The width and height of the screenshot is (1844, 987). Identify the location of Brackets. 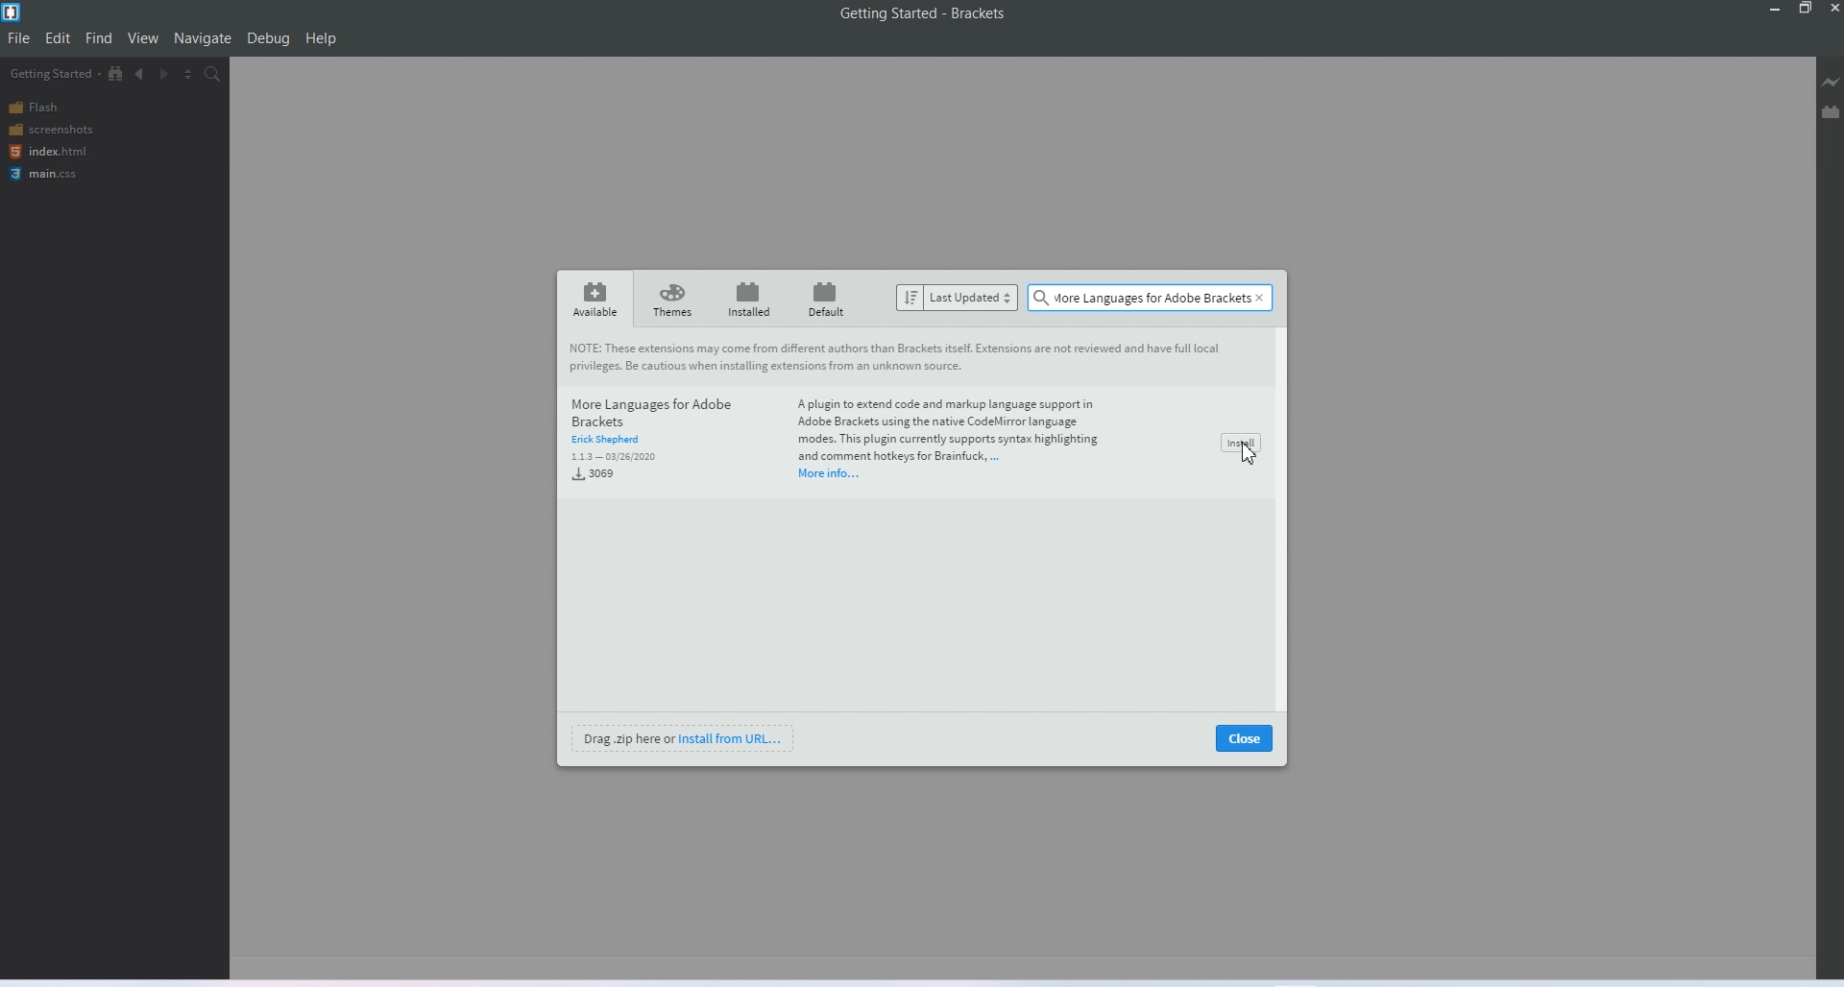
(978, 12).